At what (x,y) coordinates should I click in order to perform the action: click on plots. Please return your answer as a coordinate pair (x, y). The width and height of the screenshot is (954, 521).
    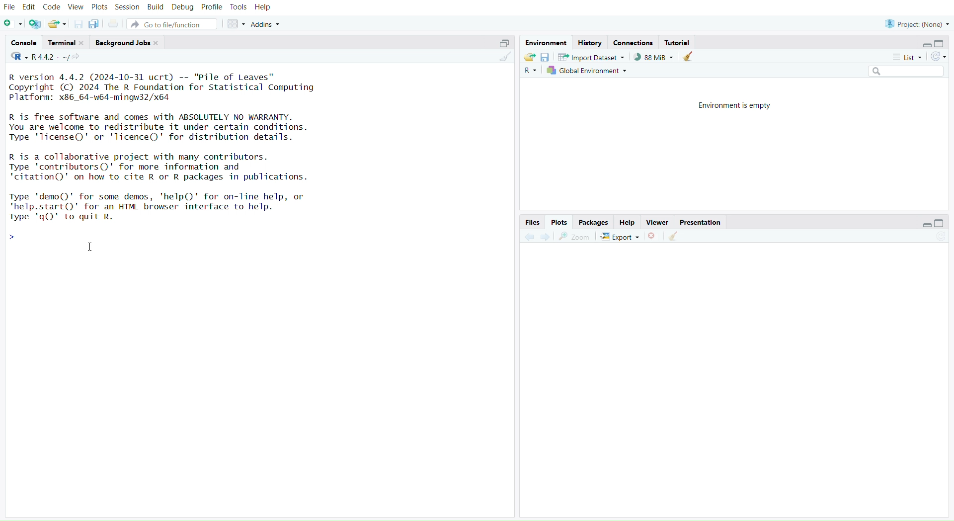
    Looking at the image, I should click on (558, 222).